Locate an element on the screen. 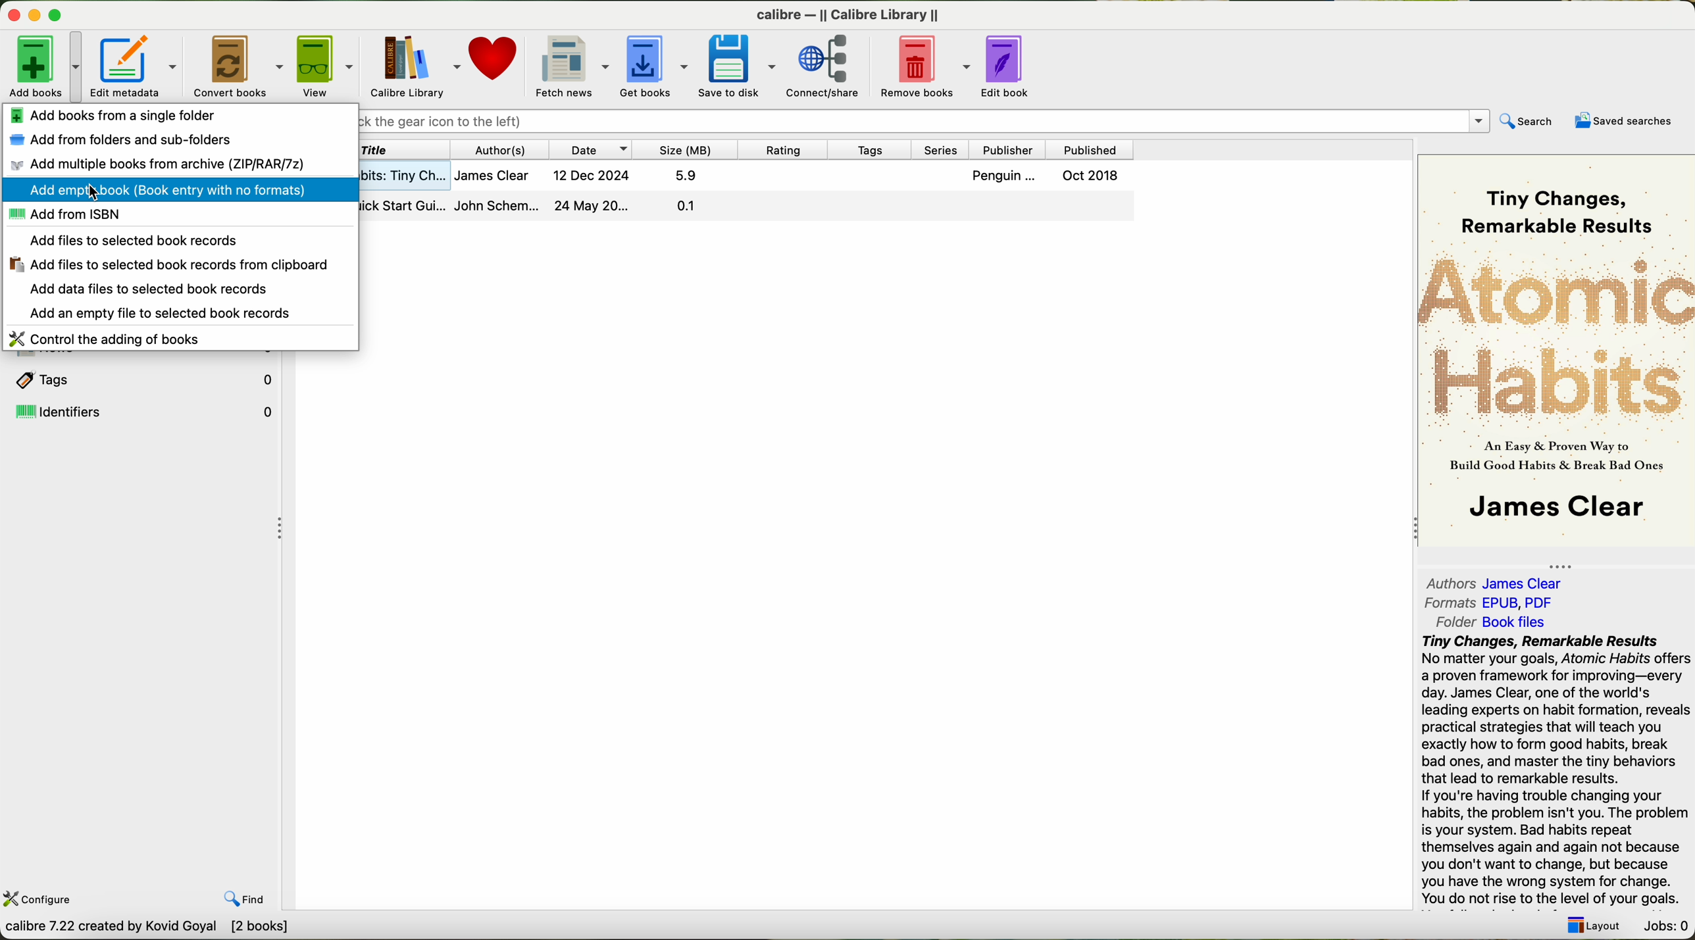  remove books is located at coordinates (922, 68).